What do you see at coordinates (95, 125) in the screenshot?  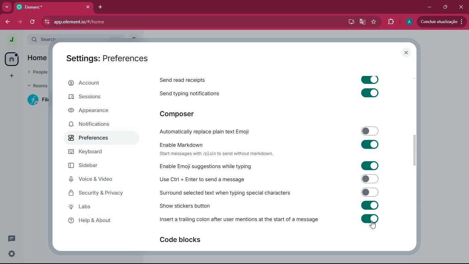 I see `notifications` at bounding box center [95, 125].